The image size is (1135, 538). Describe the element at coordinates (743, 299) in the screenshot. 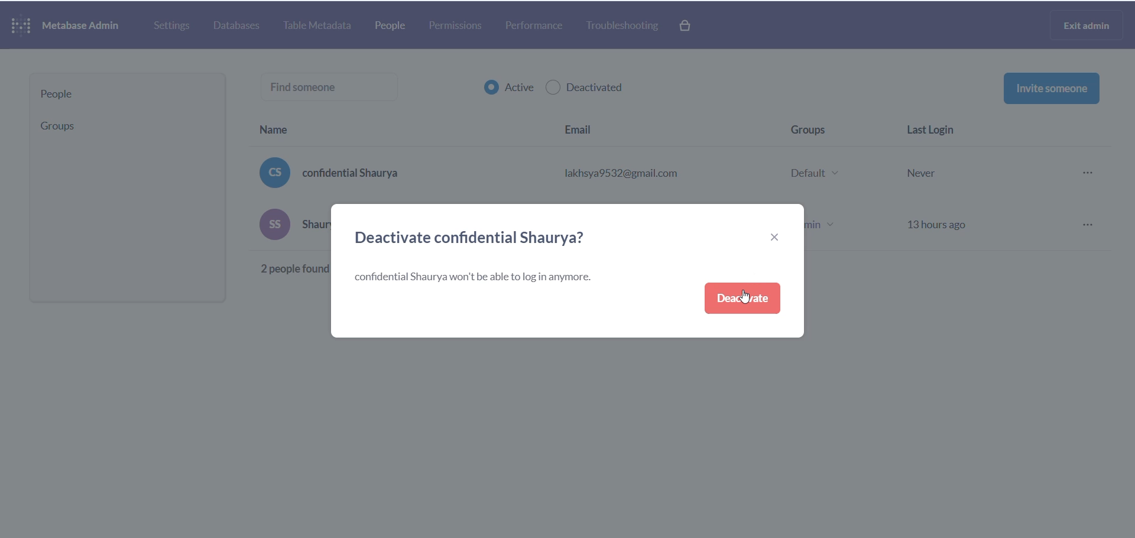

I see `deactivate` at that location.